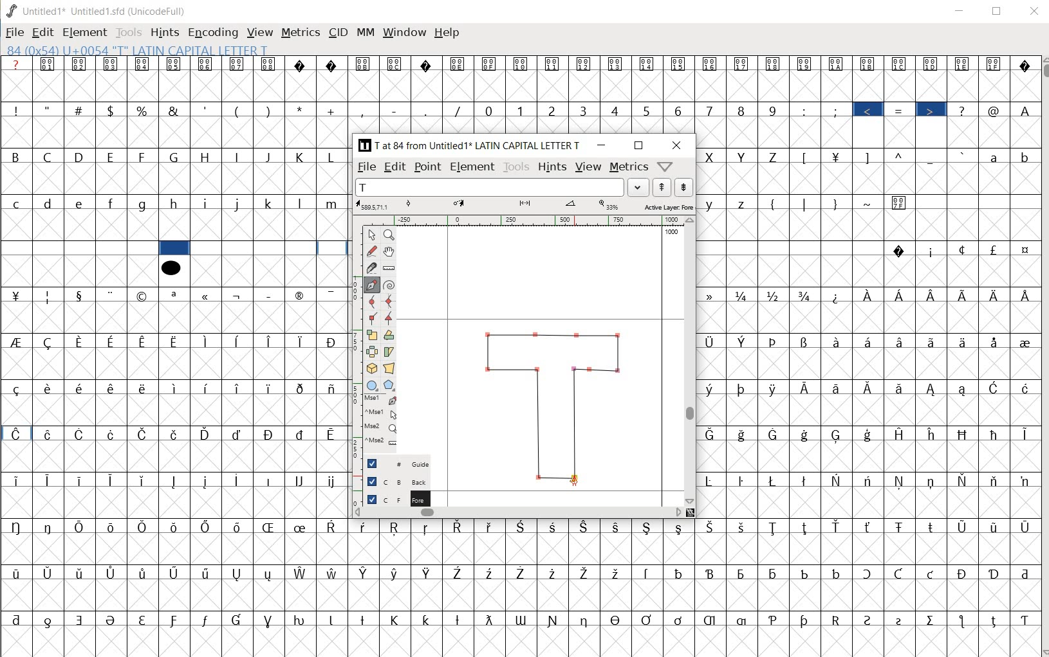 This screenshot has height=657, width=1049. What do you see at coordinates (303, 109) in the screenshot?
I see `*` at bounding box center [303, 109].